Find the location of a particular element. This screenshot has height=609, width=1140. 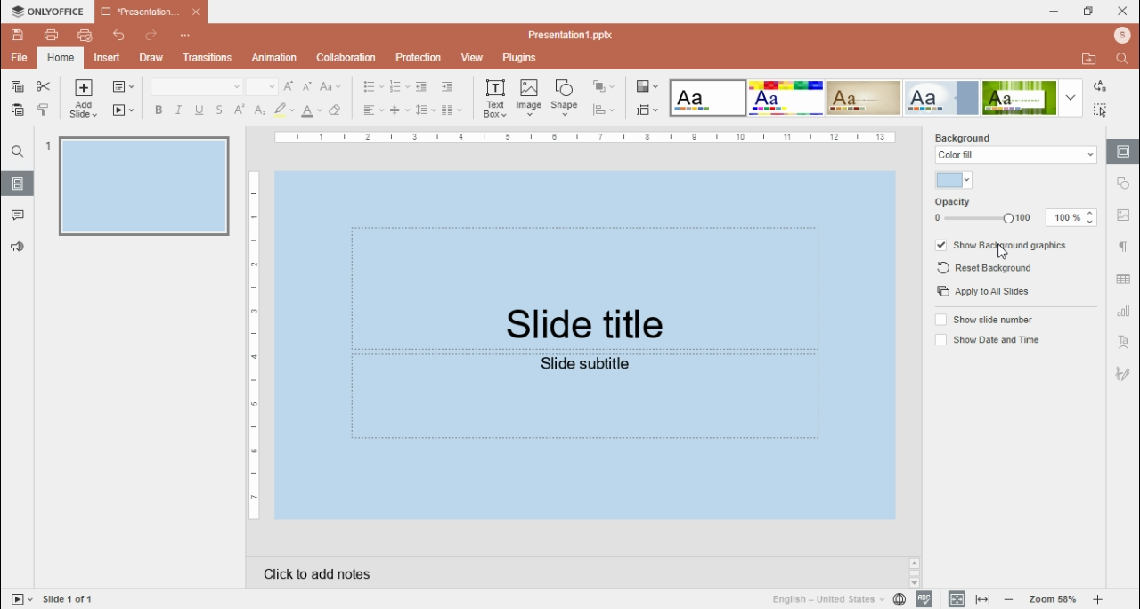

insert columns is located at coordinates (452, 110).